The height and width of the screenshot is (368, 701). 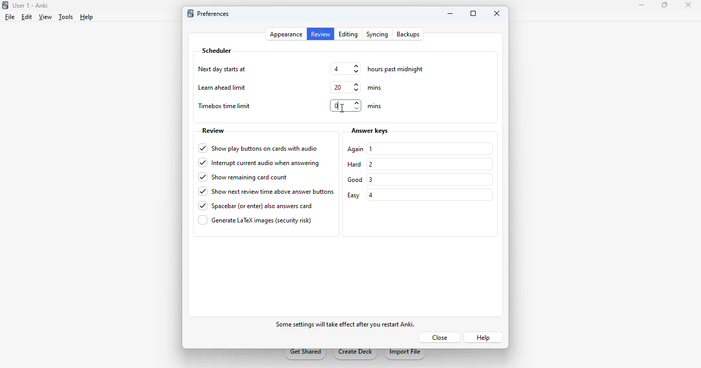 What do you see at coordinates (346, 69) in the screenshot?
I see `4` at bounding box center [346, 69].